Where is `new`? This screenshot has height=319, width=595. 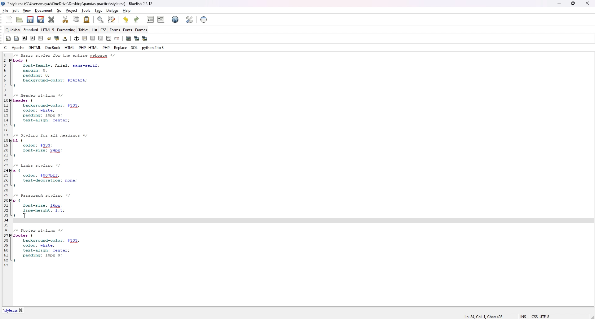 new is located at coordinates (9, 19).